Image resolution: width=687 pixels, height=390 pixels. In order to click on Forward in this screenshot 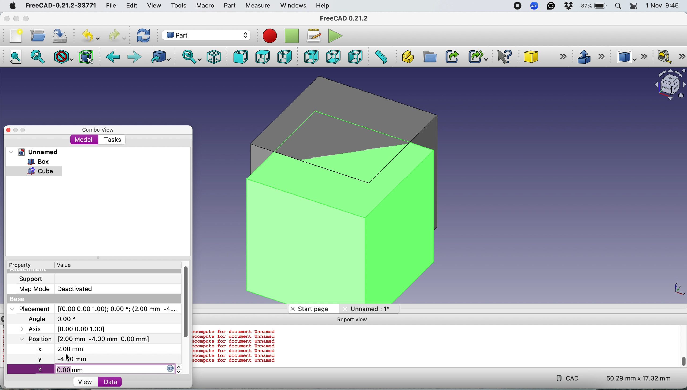, I will do `click(135, 57)`.